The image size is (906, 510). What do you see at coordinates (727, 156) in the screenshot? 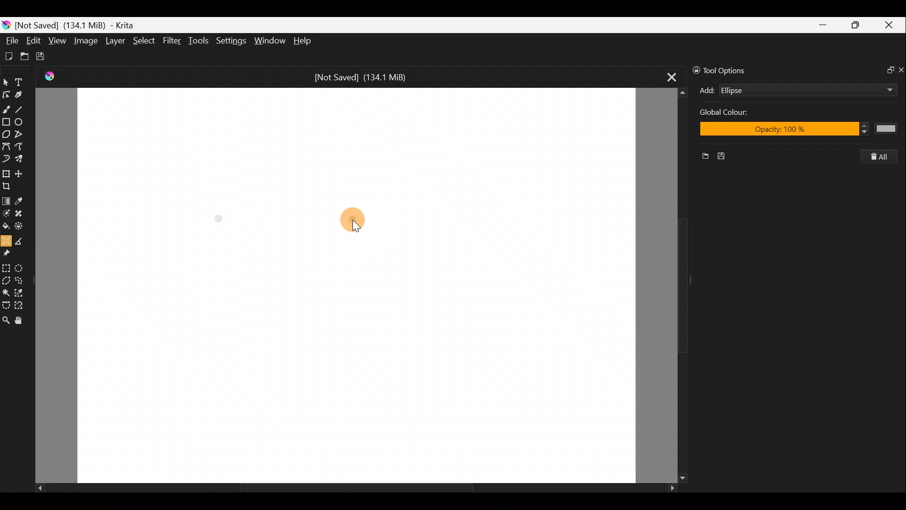
I see `Save` at bounding box center [727, 156].